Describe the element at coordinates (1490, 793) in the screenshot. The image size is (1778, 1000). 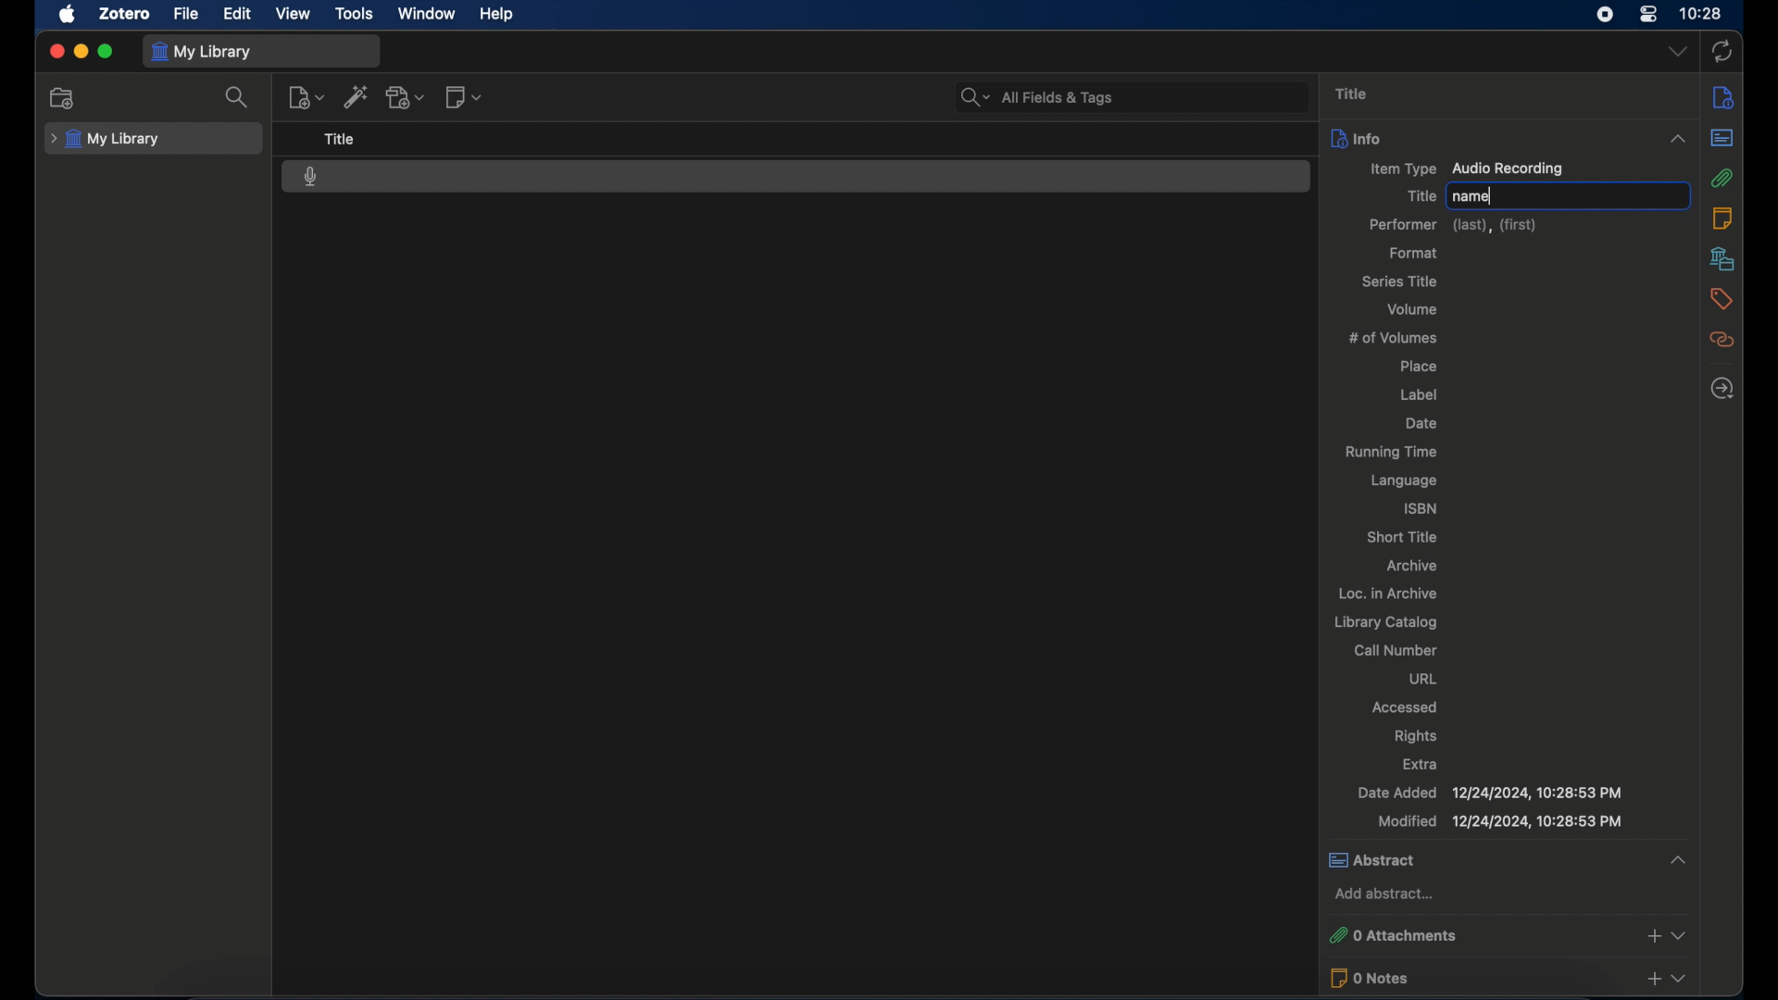
I see `date added` at that location.